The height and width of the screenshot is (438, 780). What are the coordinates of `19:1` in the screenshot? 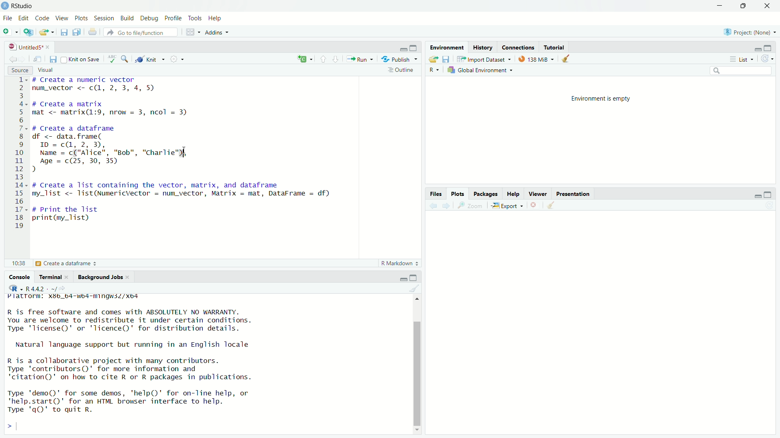 It's located at (19, 264).